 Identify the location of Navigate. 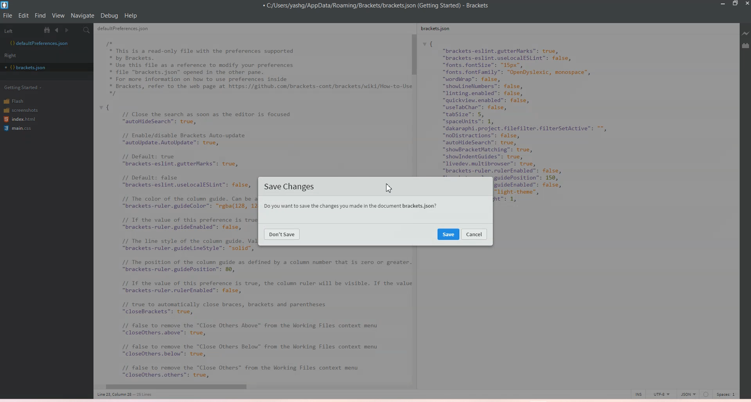
(83, 16).